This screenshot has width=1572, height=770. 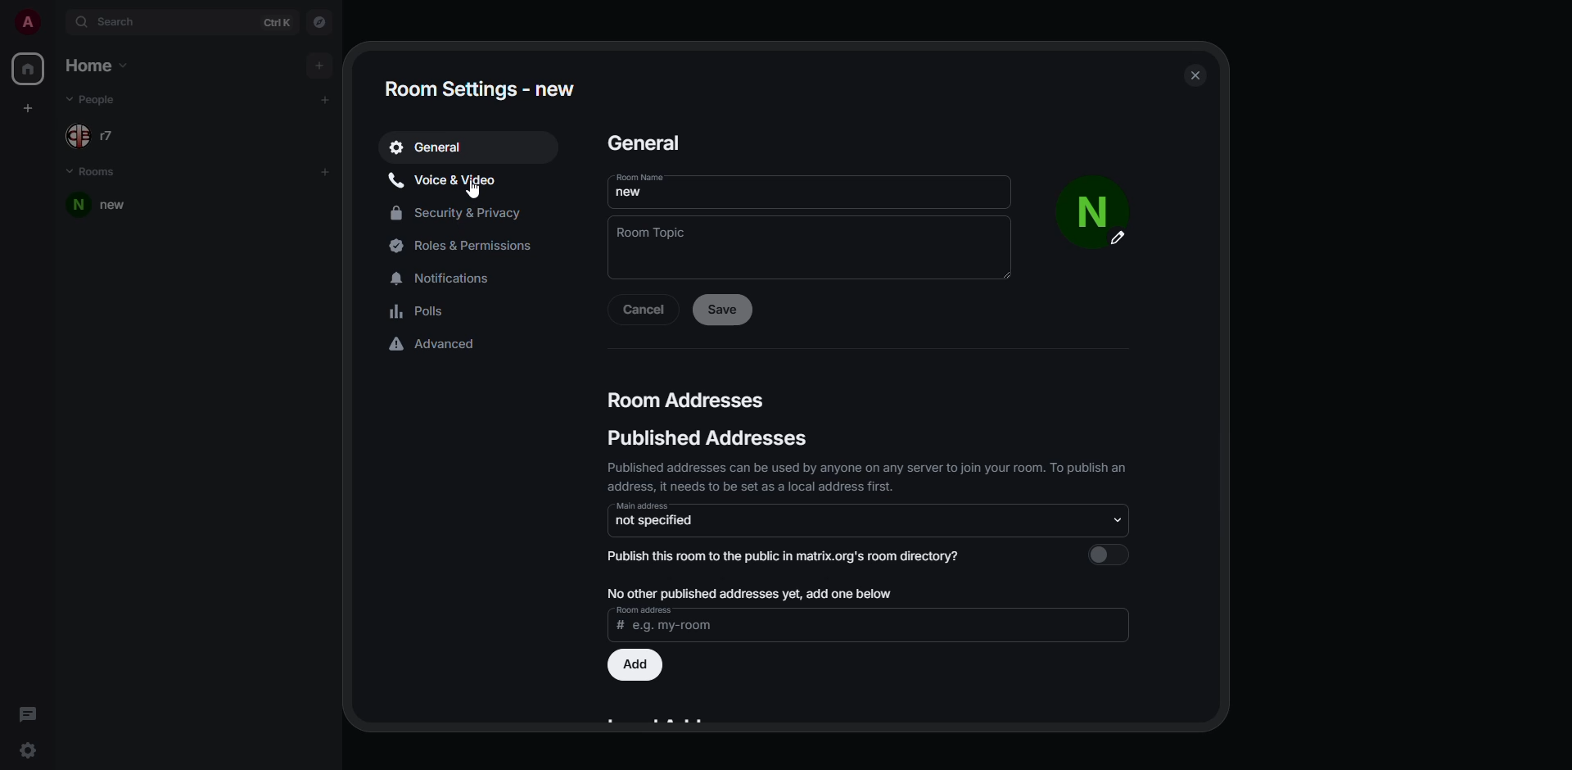 What do you see at coordinates (92, 100) in the screenshot?
I see `people` at bounding box center [92, 100].